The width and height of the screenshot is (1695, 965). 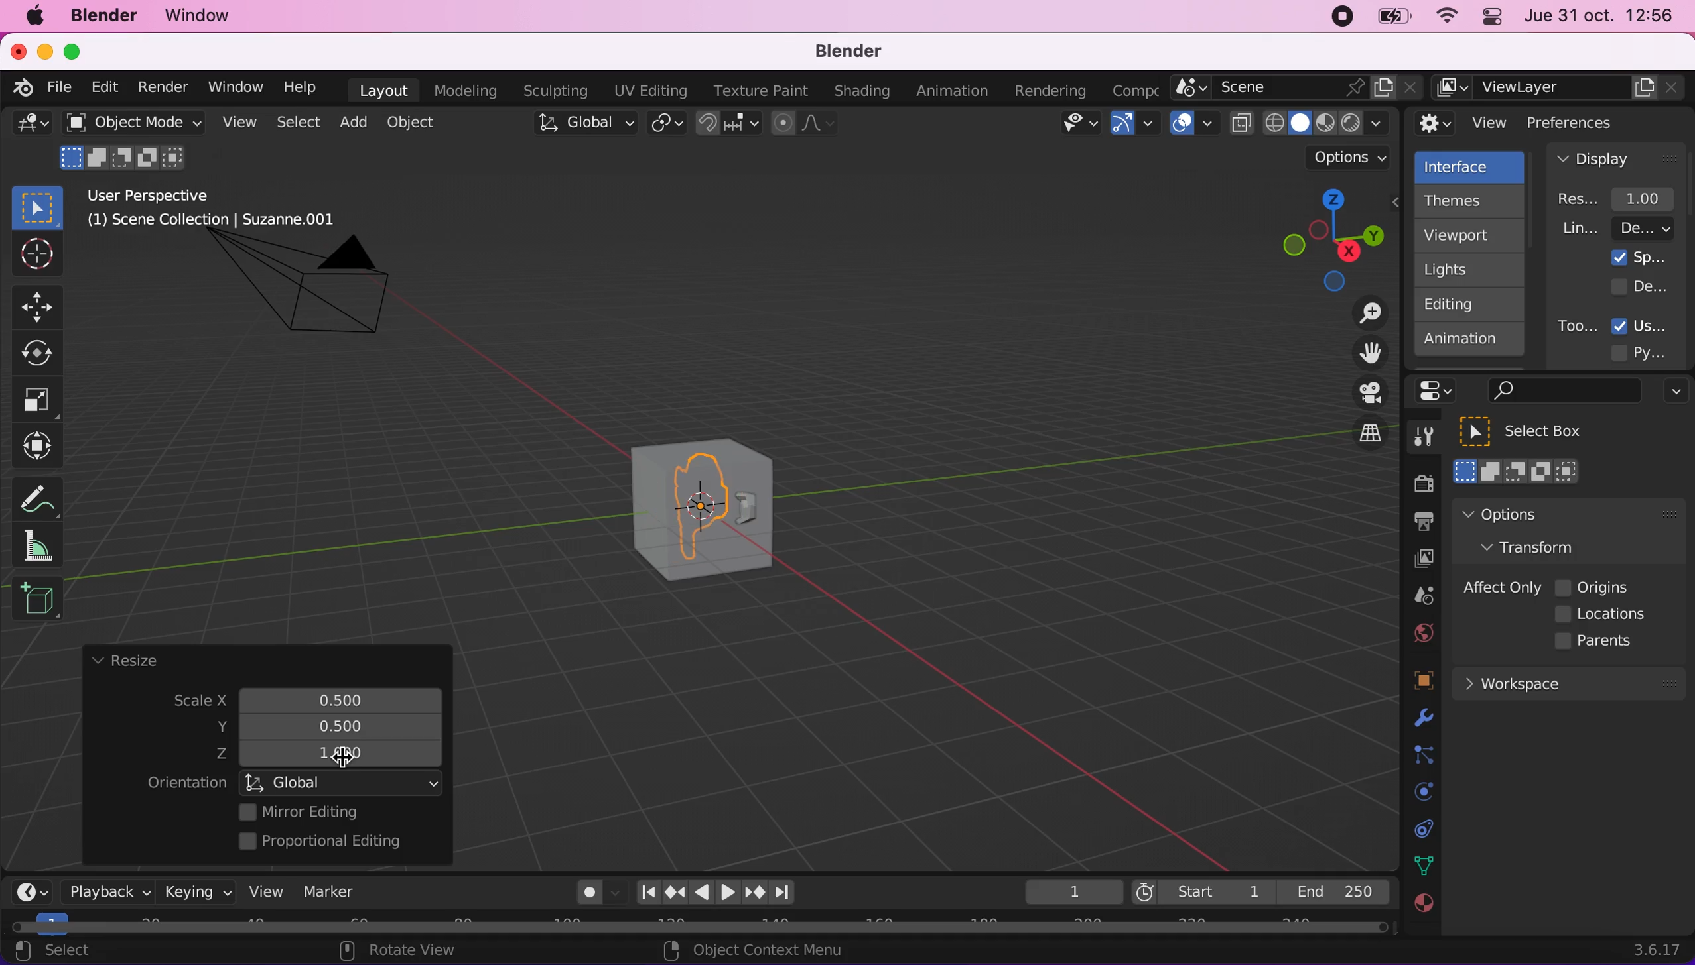 What do you see at coordinates (1360, 354) in the screenshot?
I see `move the view` at bounding box center [1360, 354].